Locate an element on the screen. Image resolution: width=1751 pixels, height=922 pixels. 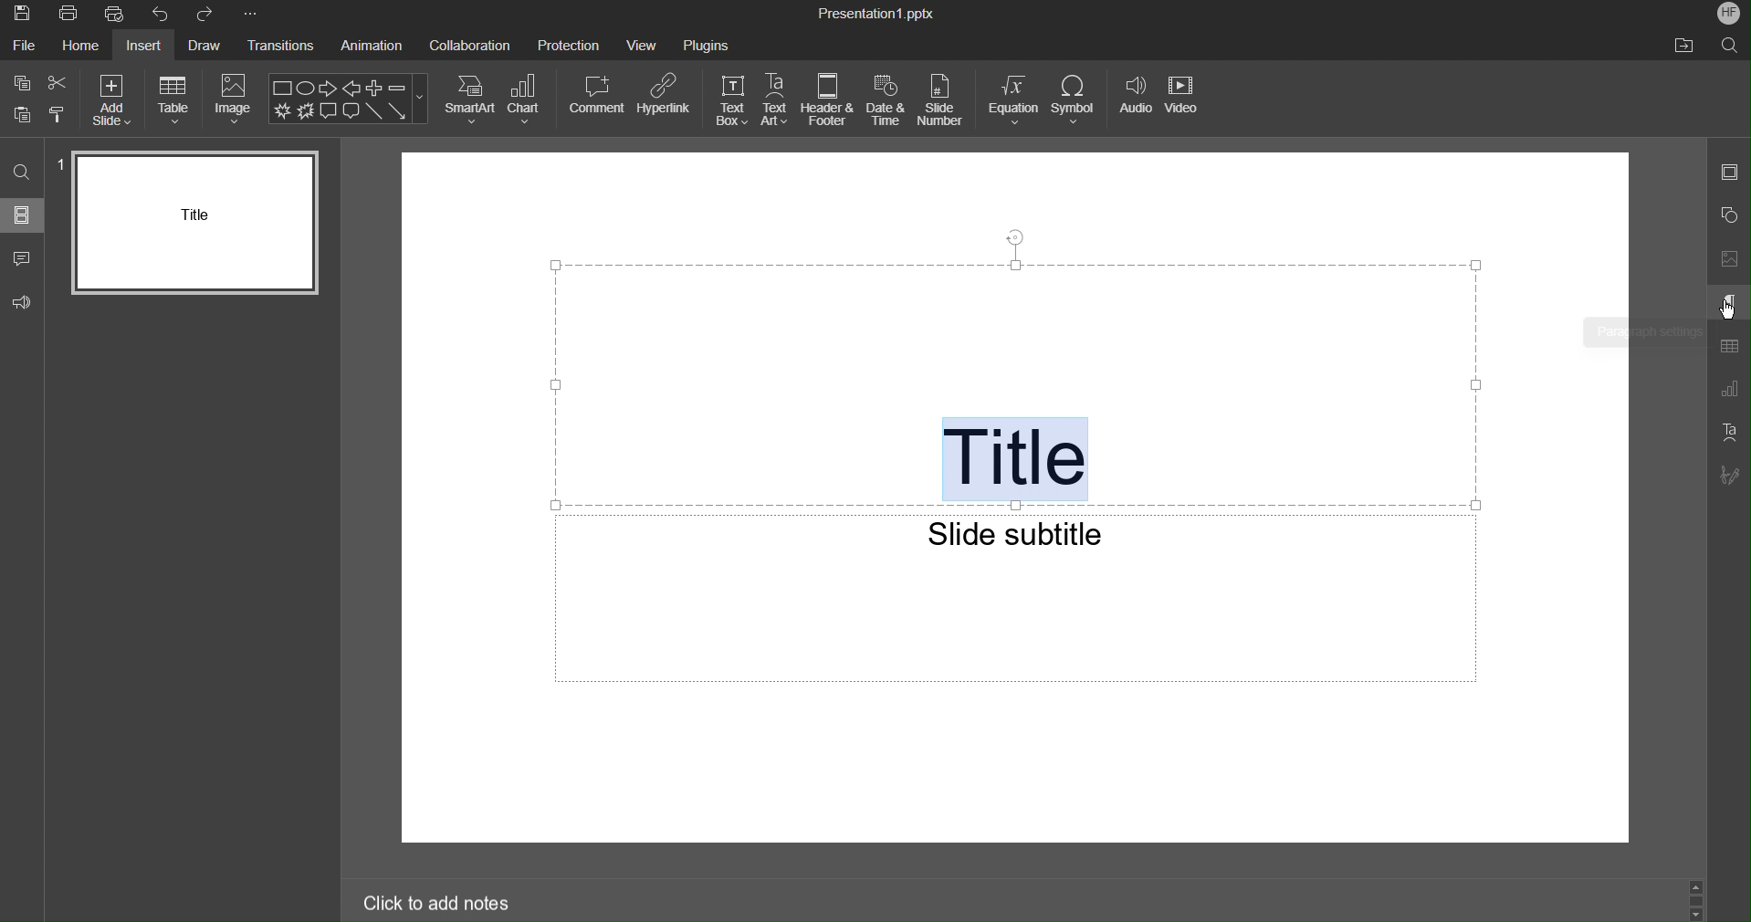
Shape Settings is located at coordinates (1728, 214).